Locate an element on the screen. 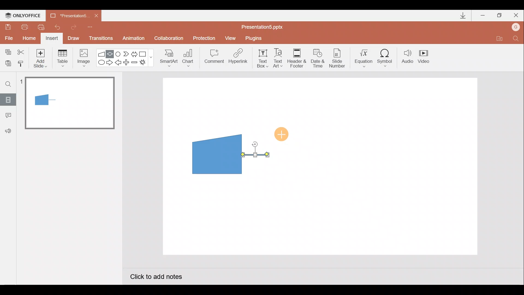 The width and height of the screenshot is (524, 295). Find is located at coordinates (516, 40).